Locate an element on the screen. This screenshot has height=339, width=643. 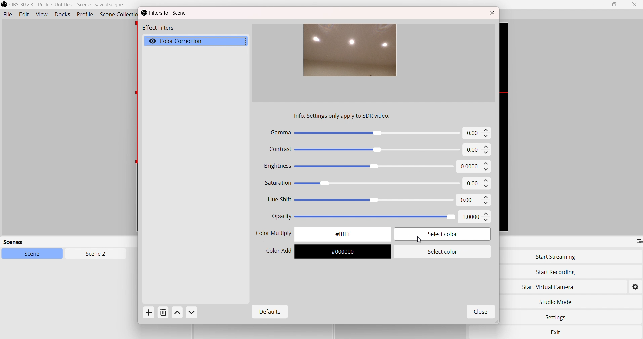
0.00 is located at coordinates (474, 166).